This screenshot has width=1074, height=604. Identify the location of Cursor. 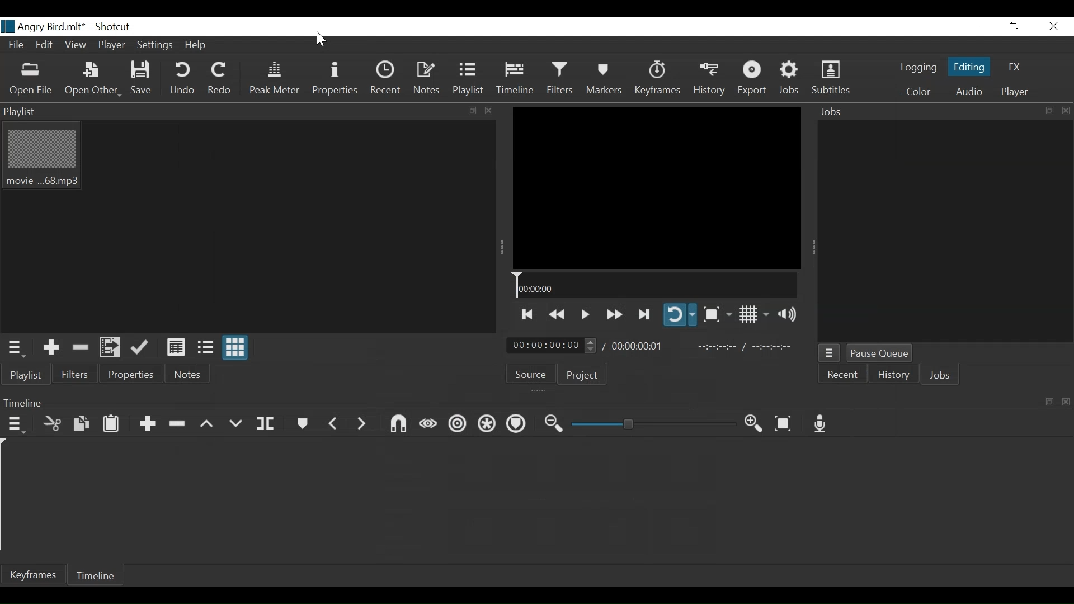
(321, 41).